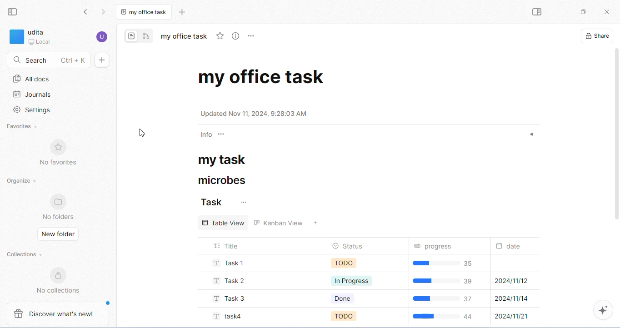 The height and width of the screenshot is (328, 620). What do you see at coordinates (58, 279) in the screenshot?
I see `no collections` at bounding box center [58, 279].